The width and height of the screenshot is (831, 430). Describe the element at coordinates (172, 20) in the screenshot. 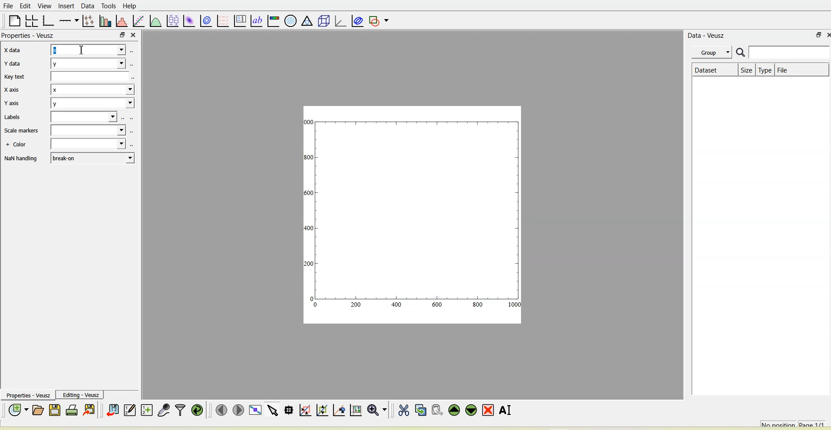

I see `plot box plots` at that location.